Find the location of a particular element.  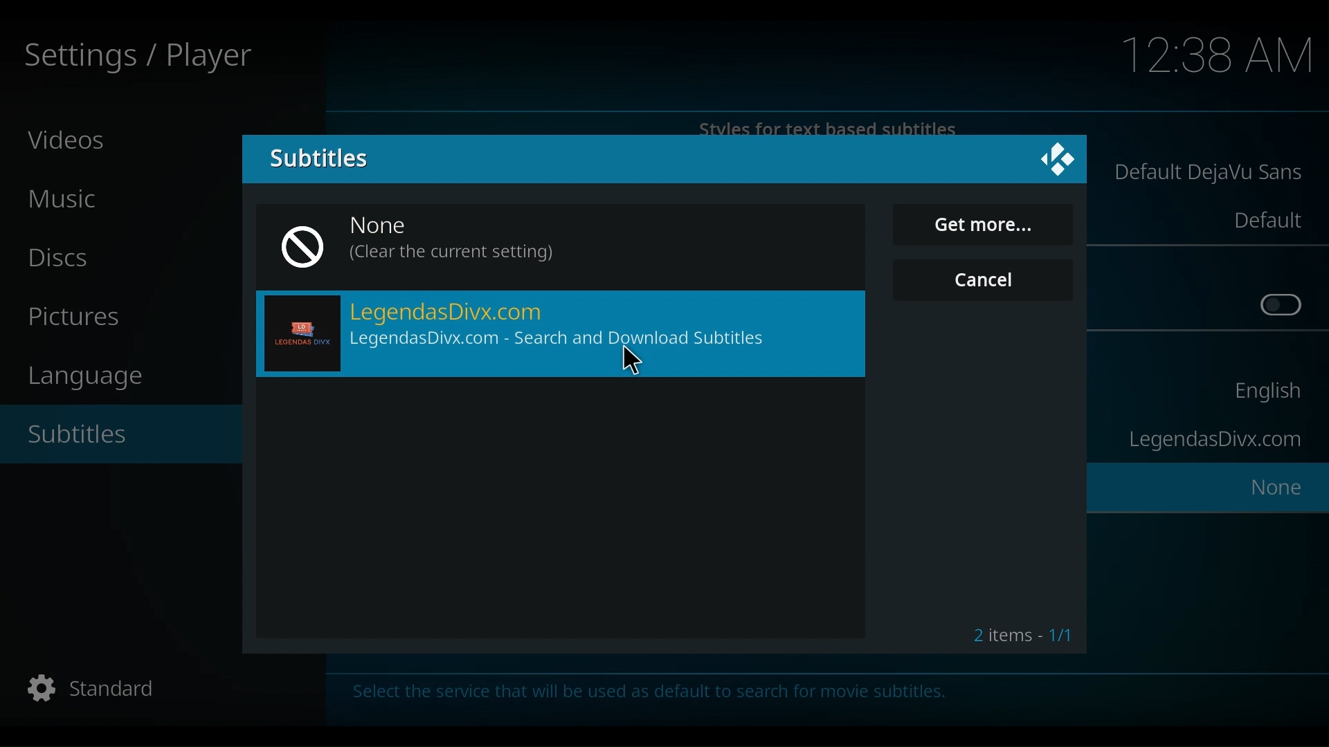

Get more is located at coordinates (983, 225).